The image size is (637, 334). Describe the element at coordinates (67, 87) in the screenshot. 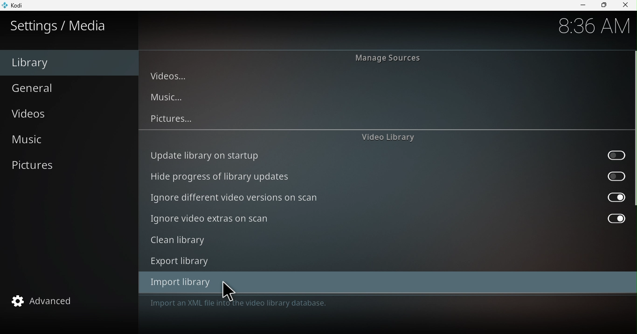

I see `General` at that location.